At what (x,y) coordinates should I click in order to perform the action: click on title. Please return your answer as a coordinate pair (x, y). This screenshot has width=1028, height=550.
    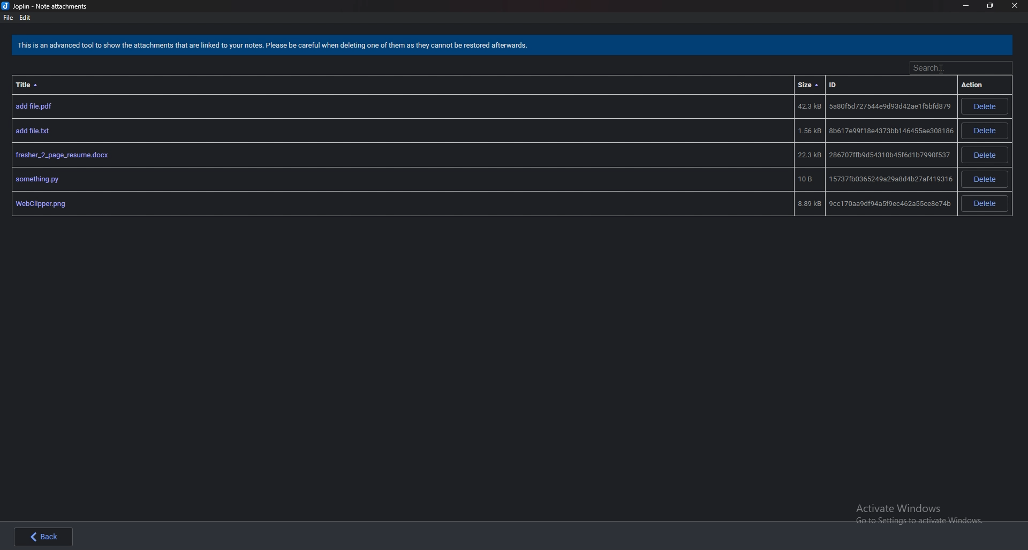
    Looking at the image, I should click on (33, 84).